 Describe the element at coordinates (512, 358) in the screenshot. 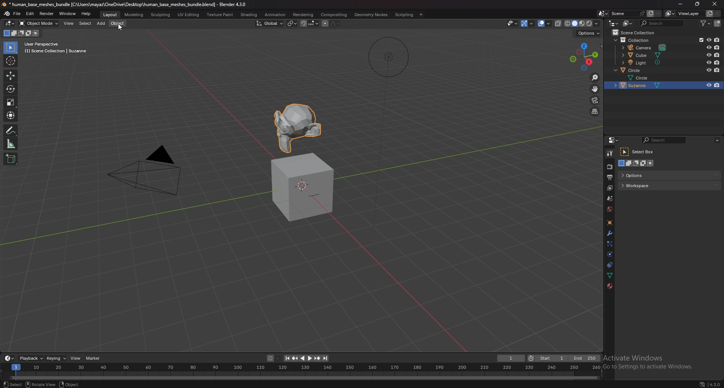

I see `current frame` at that location.